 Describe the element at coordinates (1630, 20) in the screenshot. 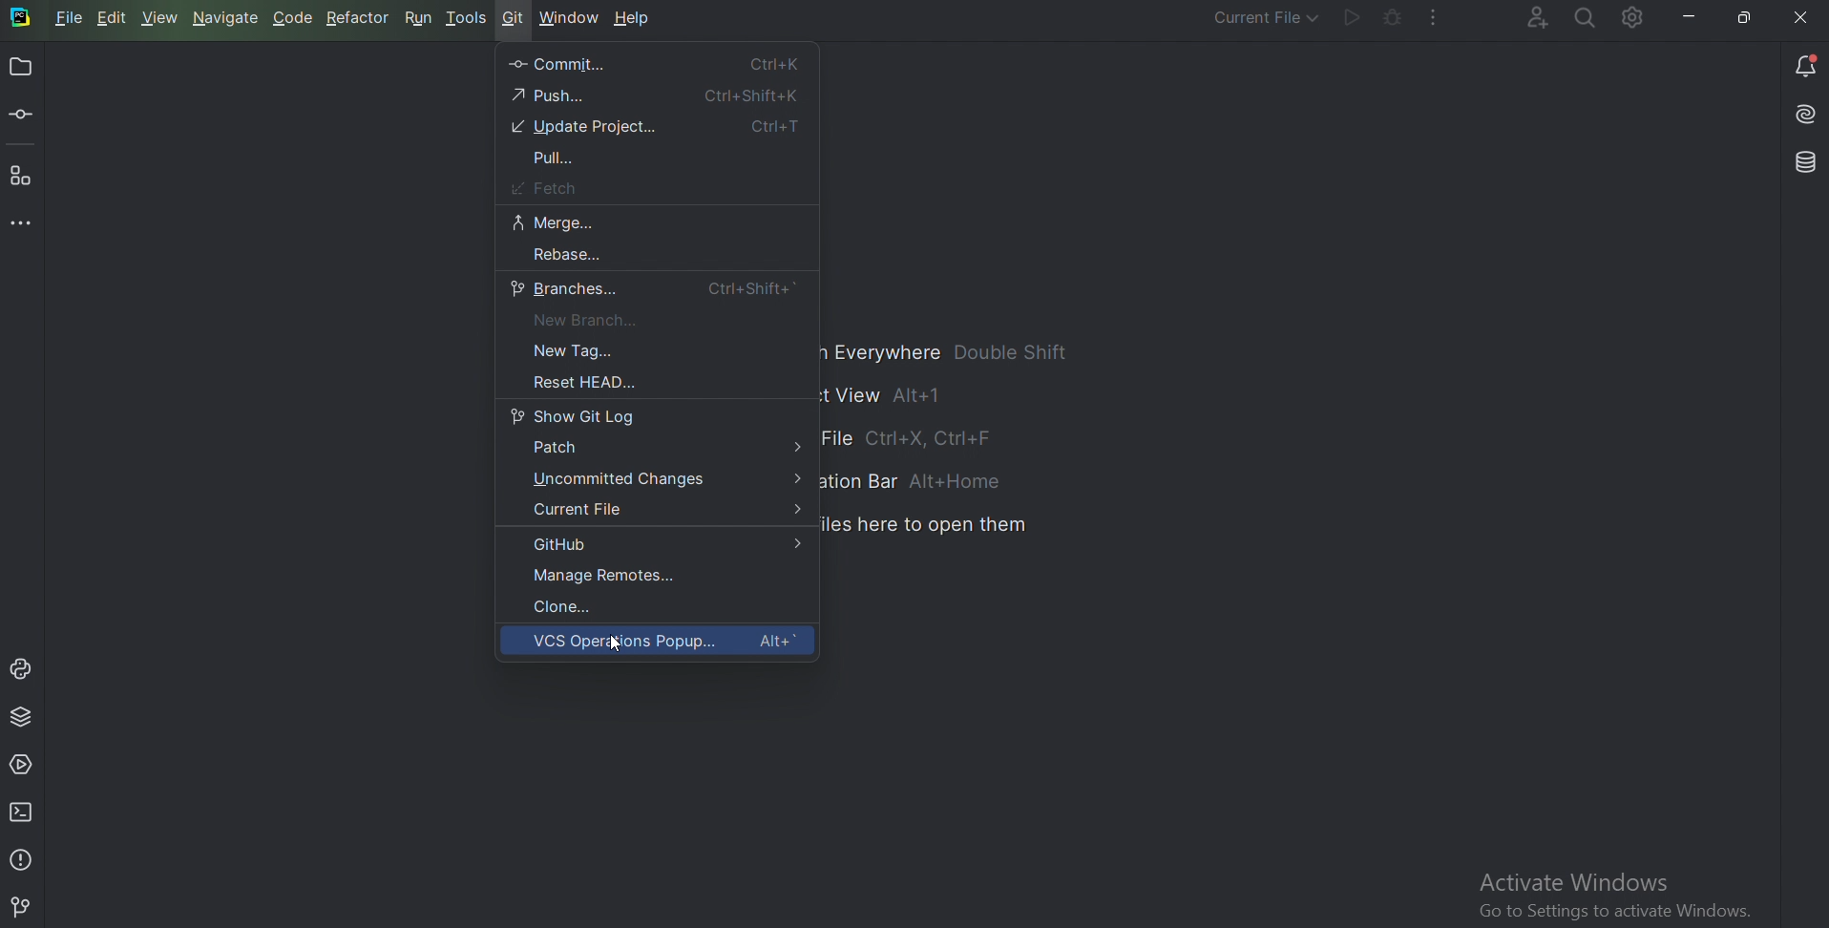

I see `Setting` at that location.